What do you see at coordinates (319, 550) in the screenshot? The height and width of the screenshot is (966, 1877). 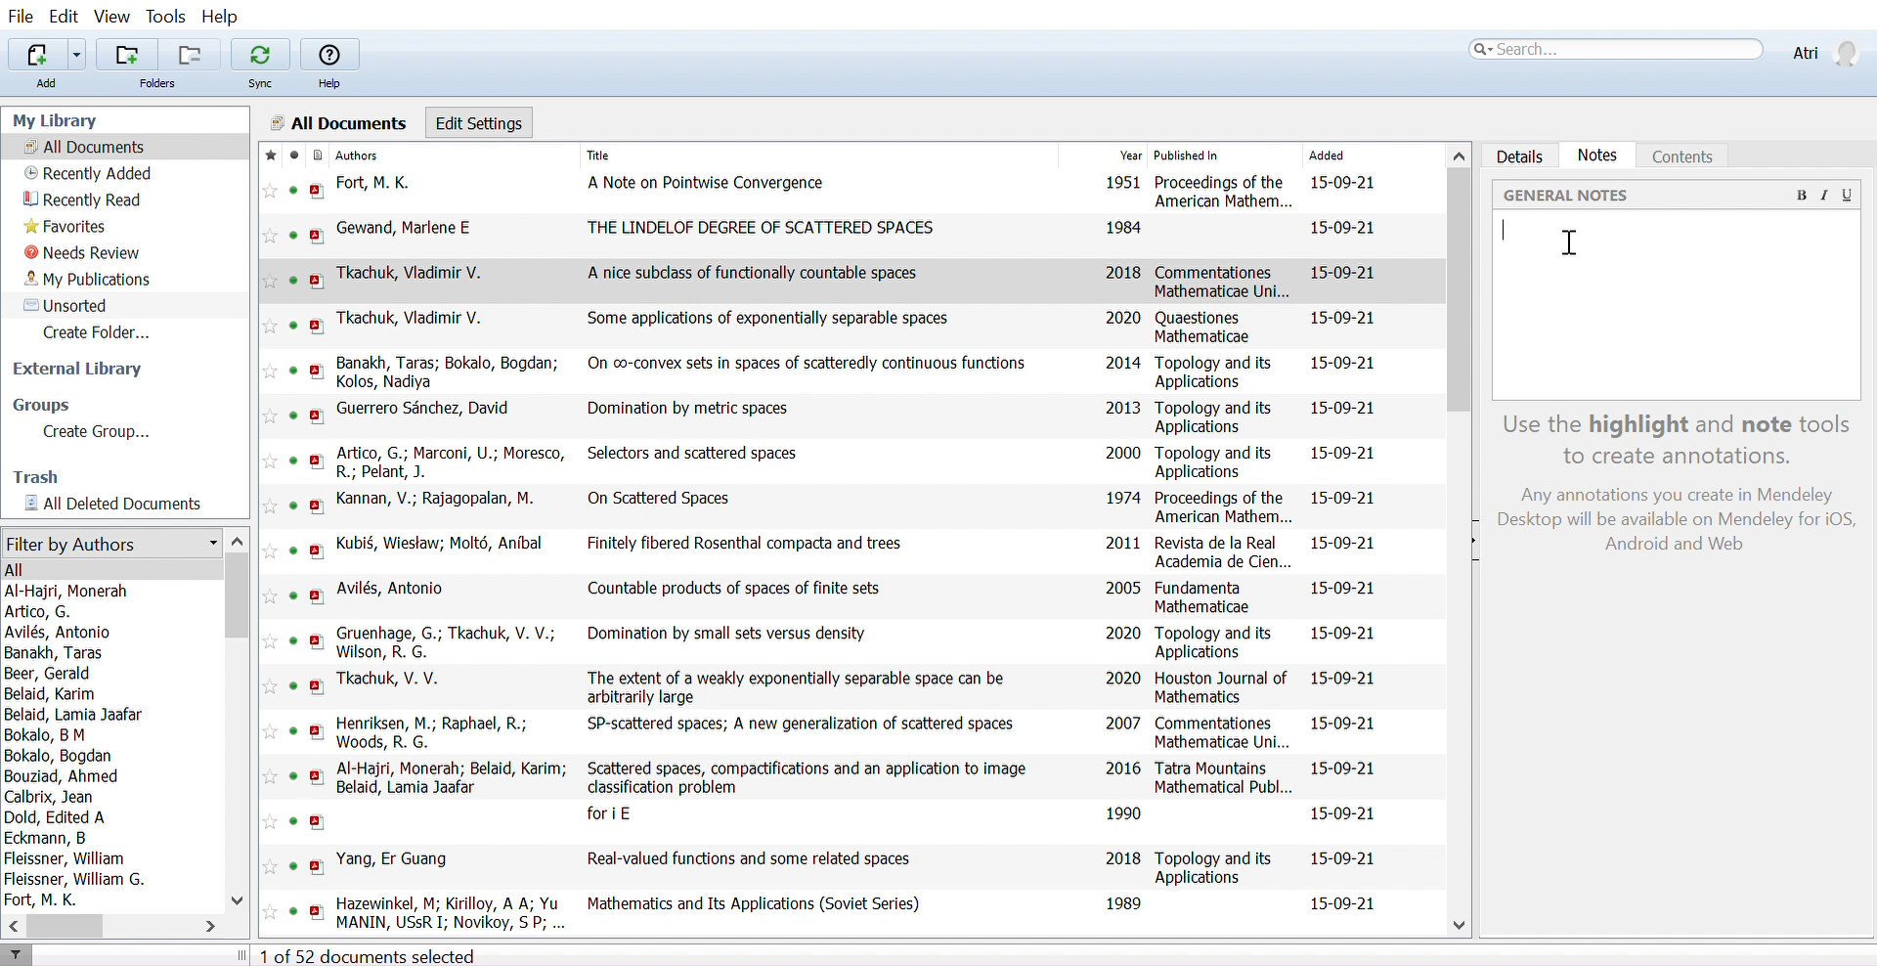 I see `open PDF` at bounding box center [319, 550].